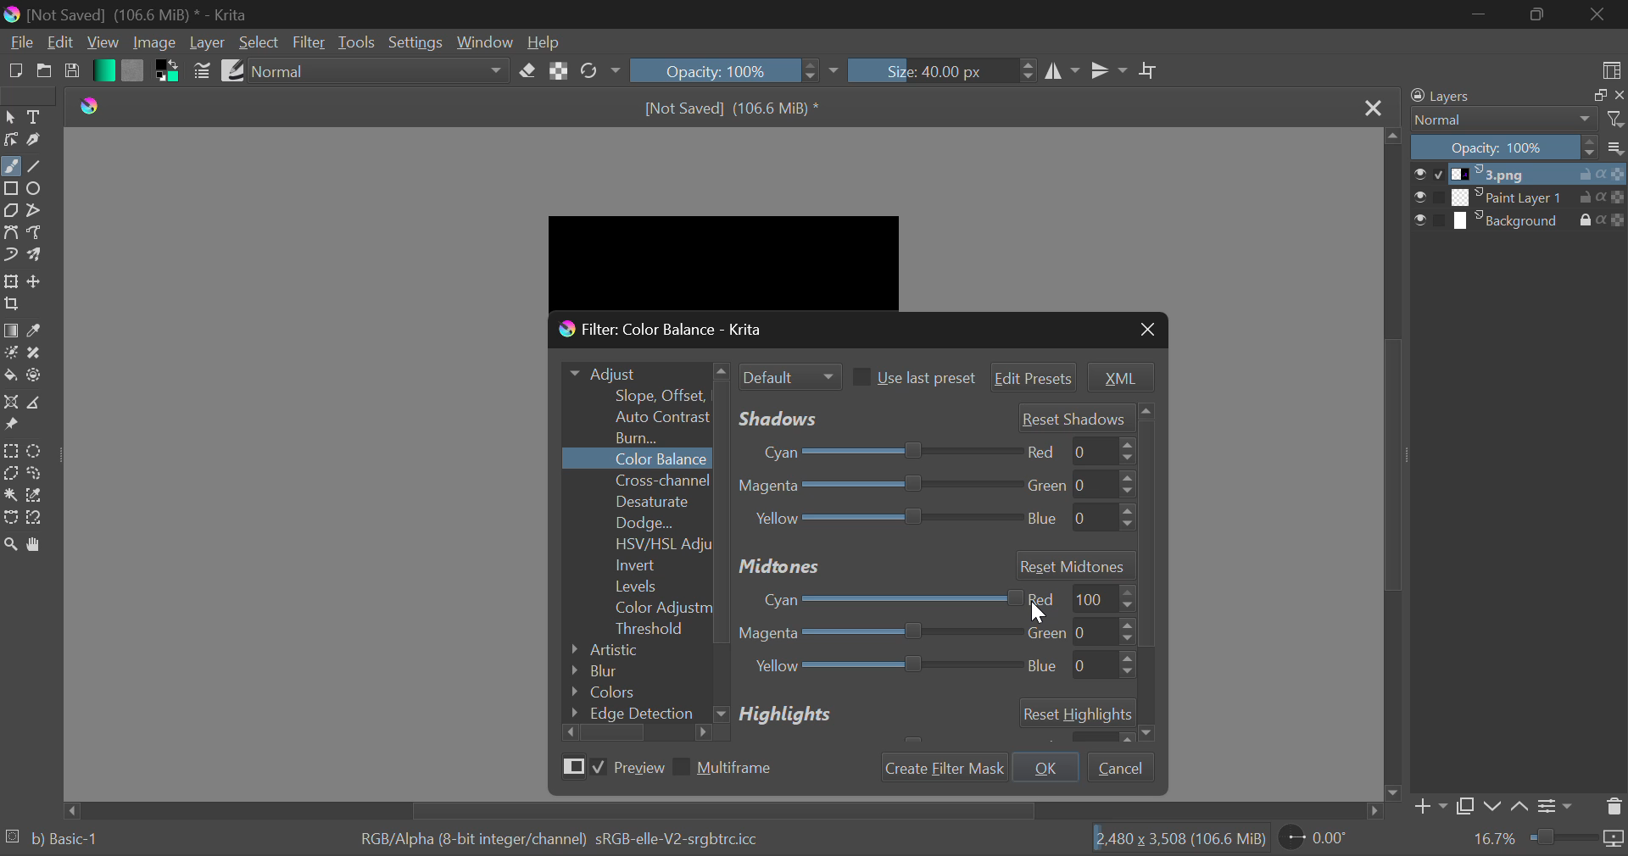 Image resolution: width=1628 pixels, height=856 pixels. Describe the element at coordinates (1519, 197) in the screenshot. I see `Paint Layer 1` at that location.